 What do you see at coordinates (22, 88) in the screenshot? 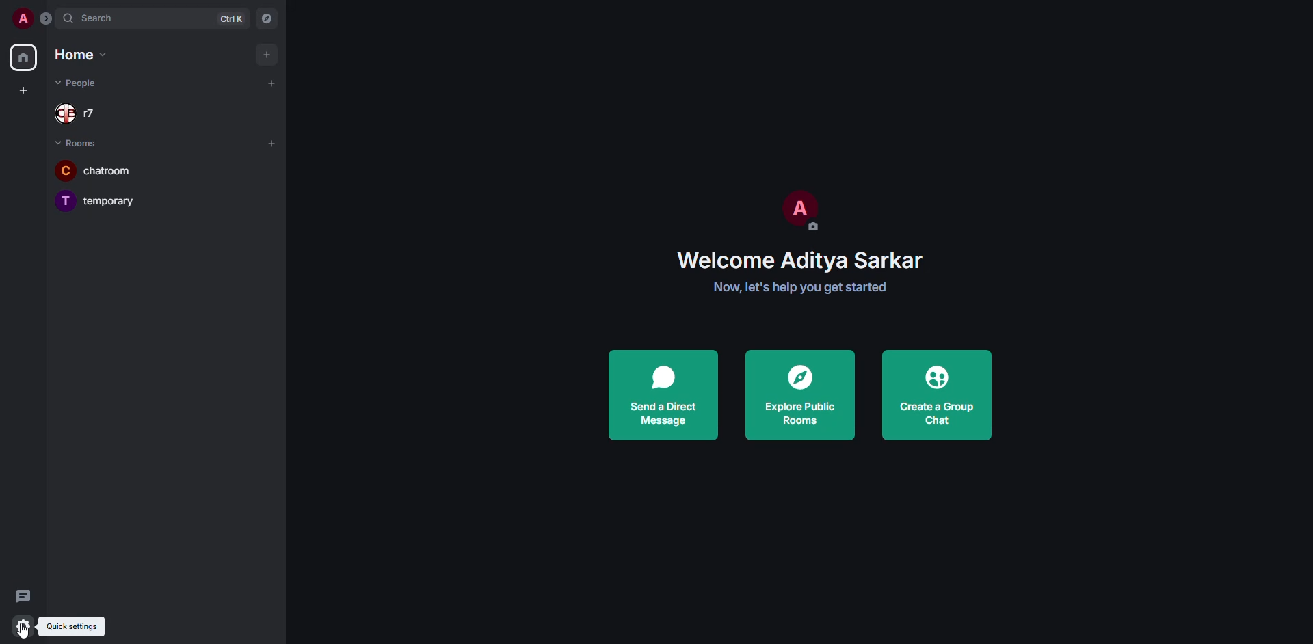
I see `create space` at bounding box center [22, 88].